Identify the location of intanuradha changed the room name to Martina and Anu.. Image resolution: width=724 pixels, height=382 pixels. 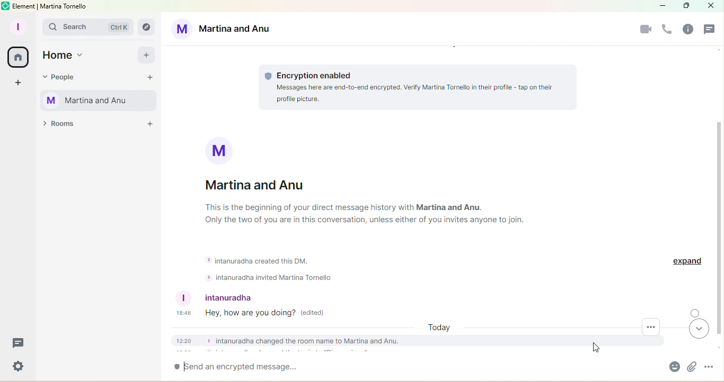
(307, 341).